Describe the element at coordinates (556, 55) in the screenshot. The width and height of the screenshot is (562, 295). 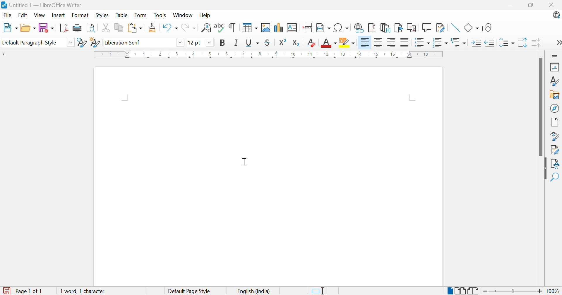
I see `Sidebar settings` at that location.